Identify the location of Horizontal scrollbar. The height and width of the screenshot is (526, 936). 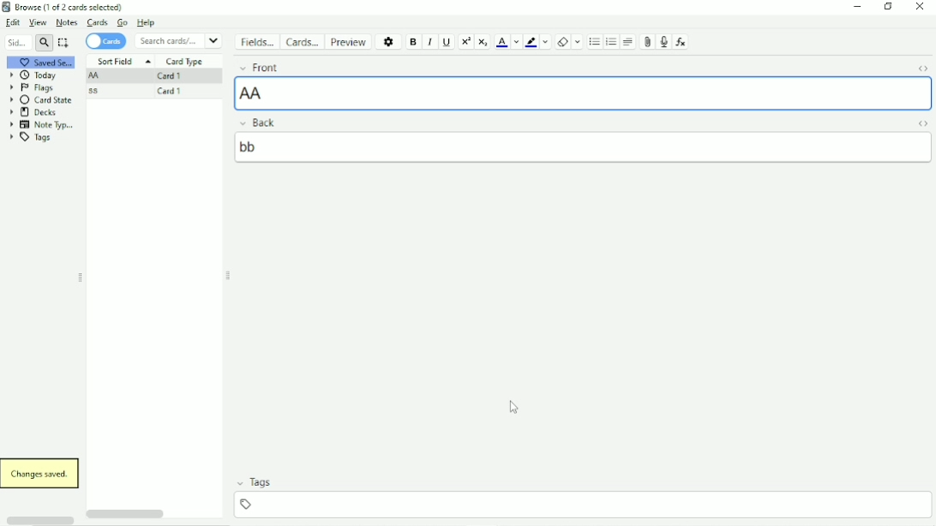
(128, 514).